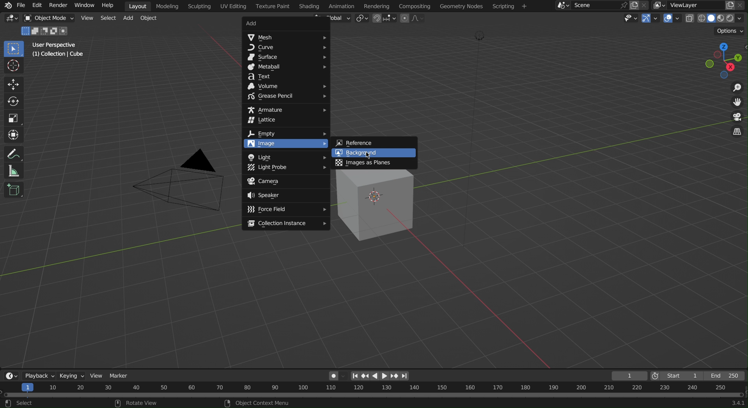  I want to click on Cursor at Background, so click(369, 155).